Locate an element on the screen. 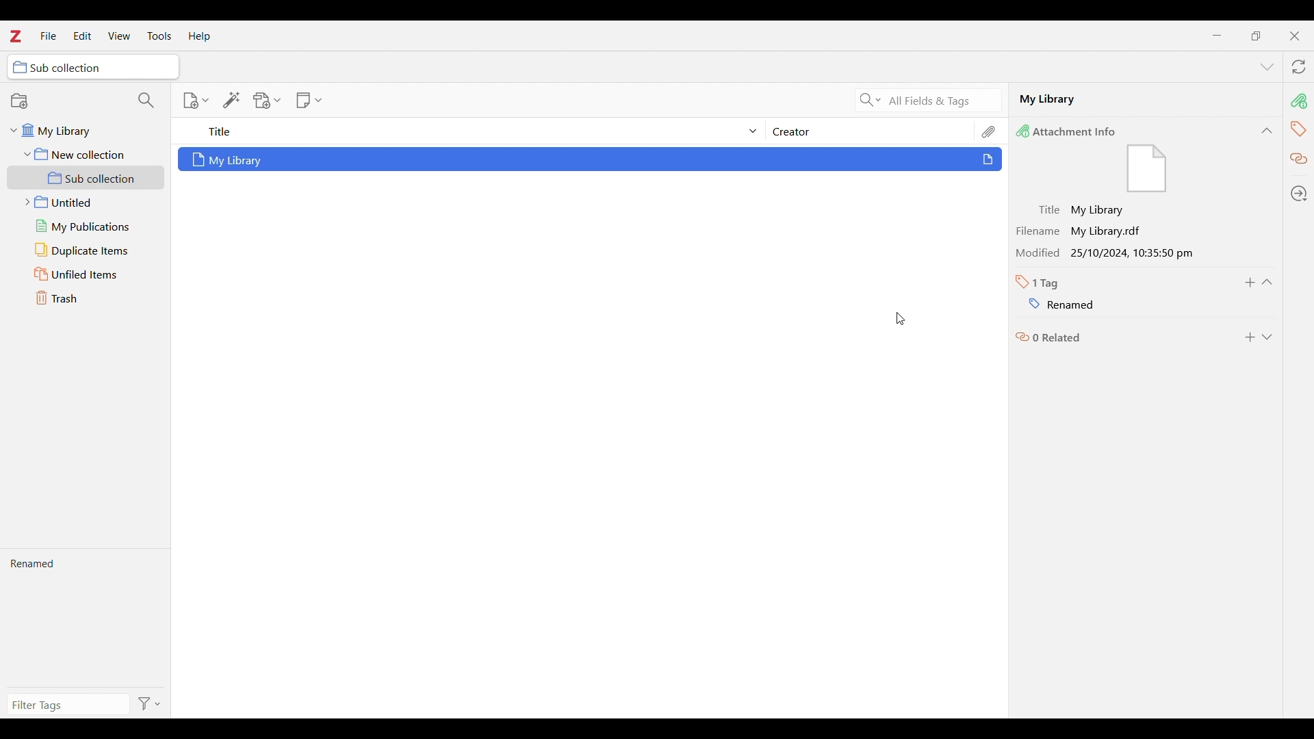 The width and height of the screenshot is (1314, 739). View menu is located at coordinates (120, 36).